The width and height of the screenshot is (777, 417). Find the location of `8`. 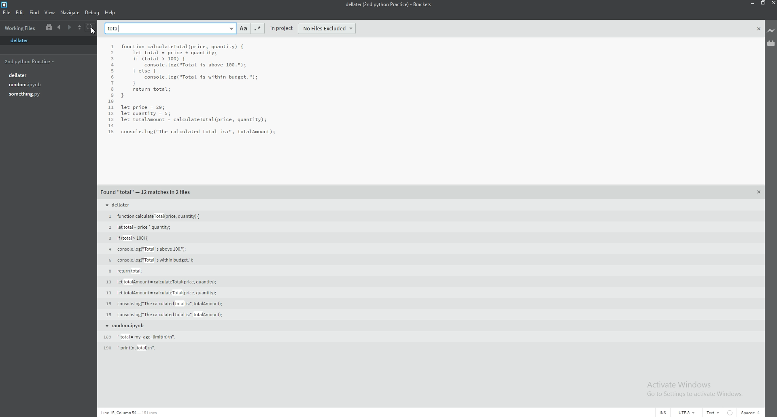

8 is located at coordinates (111, 89).